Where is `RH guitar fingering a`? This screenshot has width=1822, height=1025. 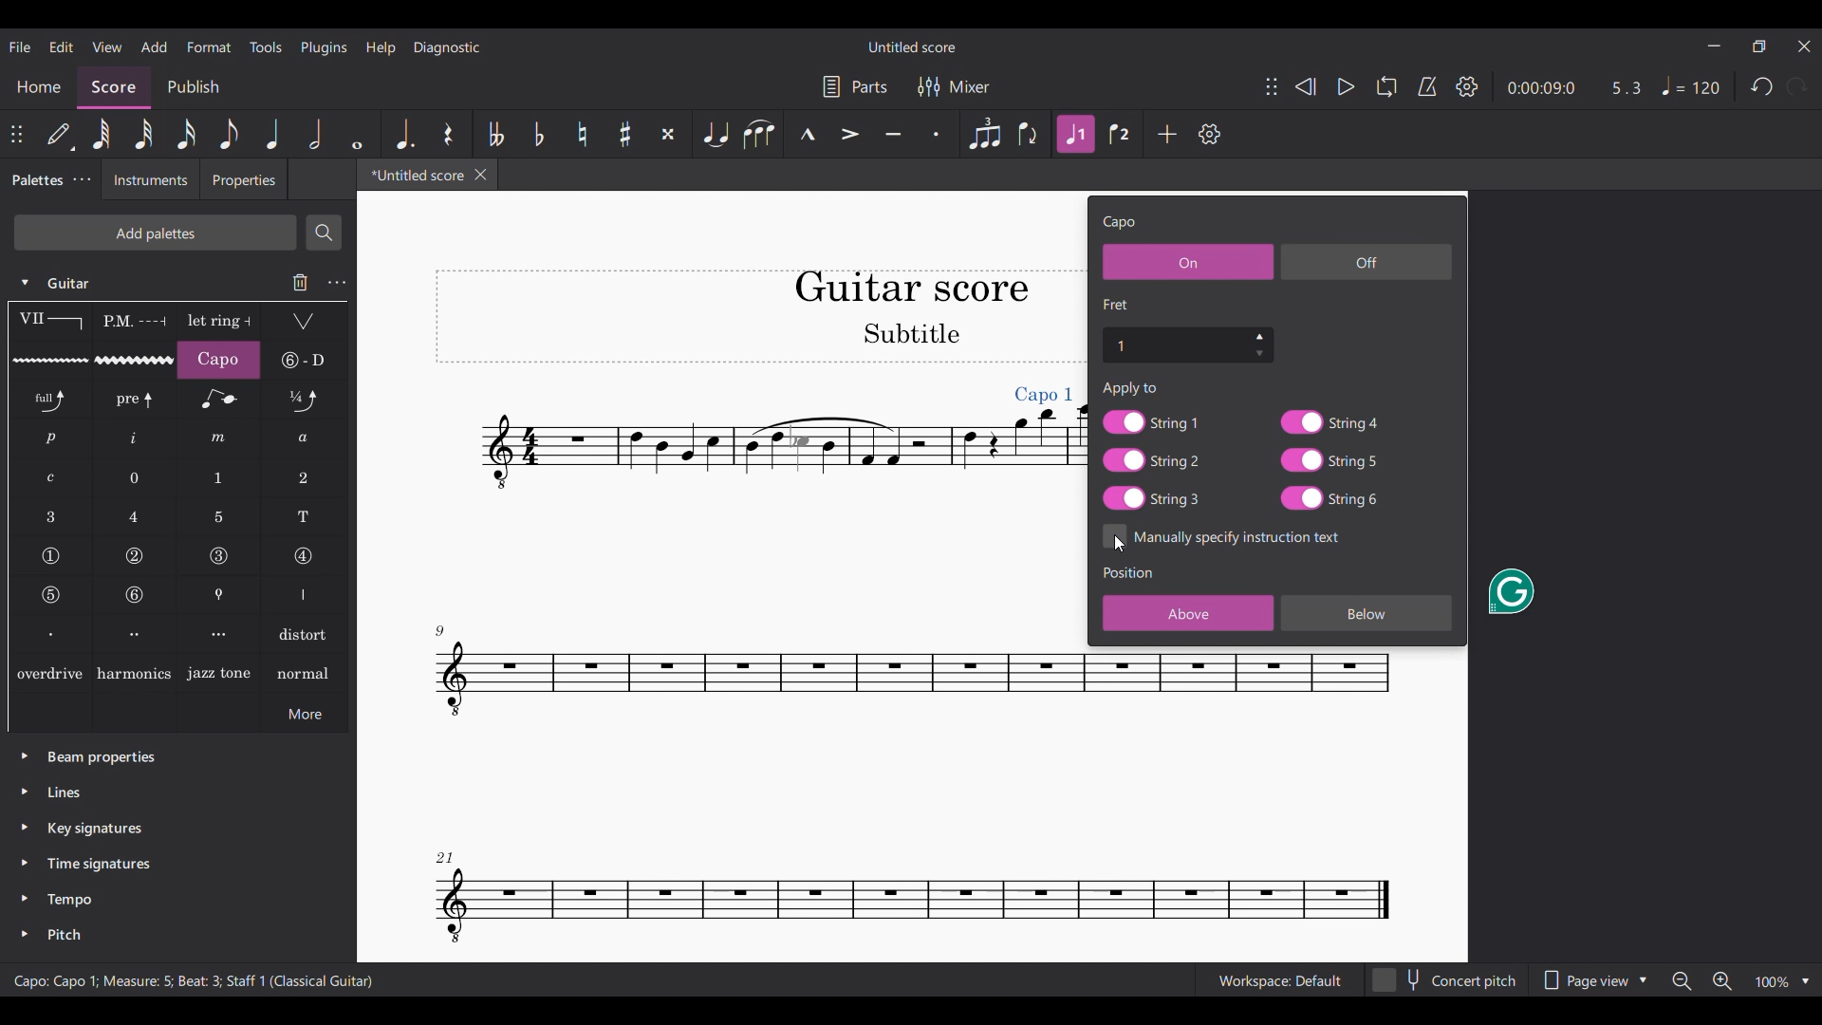
RH guitar fingering a is located at coordinates (305, 438).